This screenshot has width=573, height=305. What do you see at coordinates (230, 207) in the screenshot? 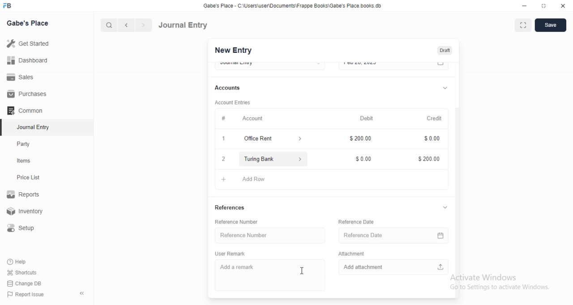
I see `References` at bounding box center [230, 207].